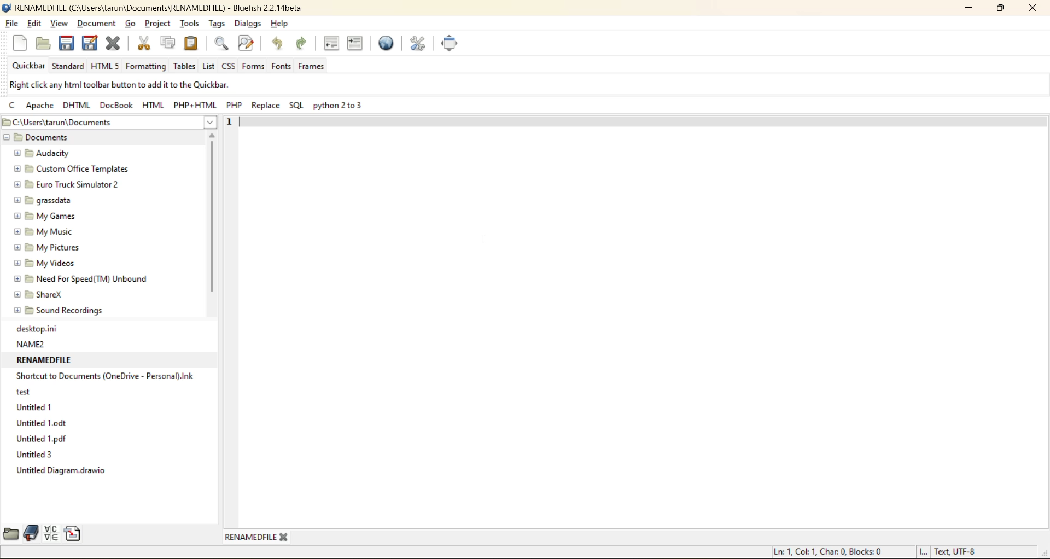 This screenshot has width=1050, height=559. What do you see at coordinates (219, 25) in the screenshot?
I see `tags` at bounding box center [219, 25].